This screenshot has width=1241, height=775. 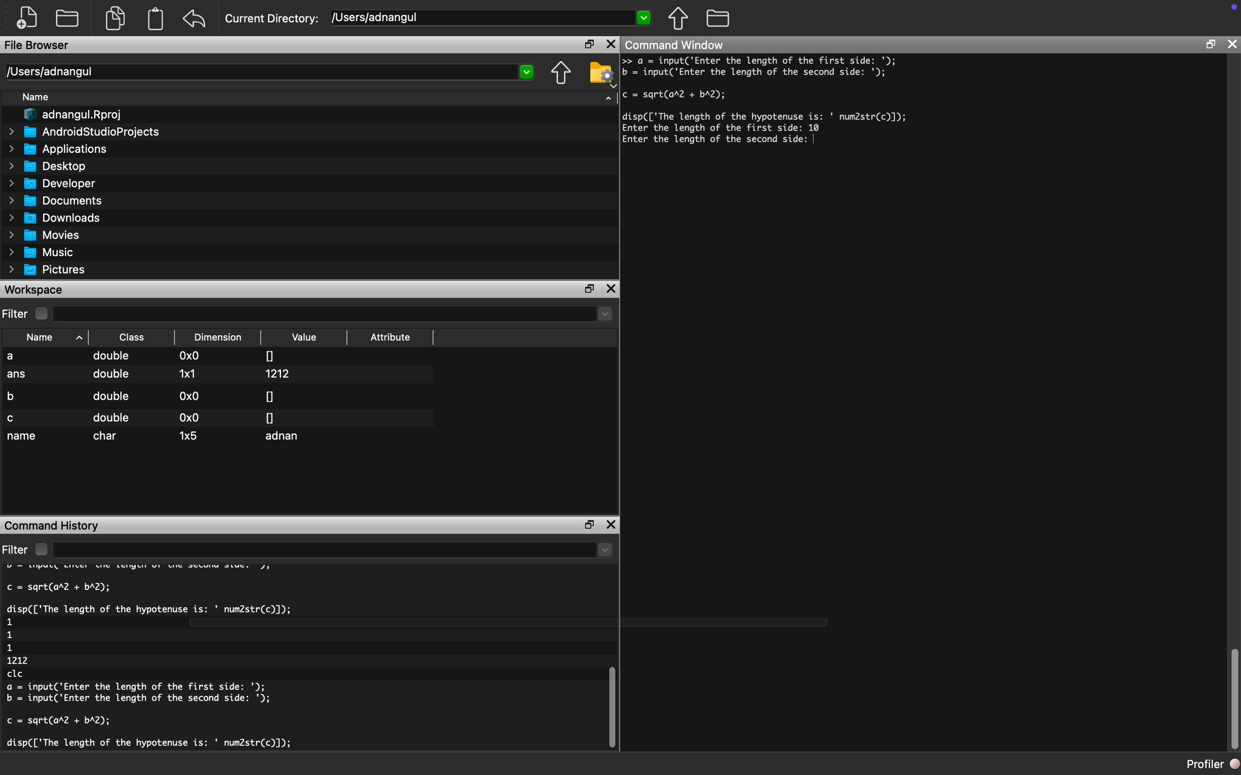 What do you see at coordinates (47, 253) in the screenshot?
I see `Music` at bounding box center [47, 253].